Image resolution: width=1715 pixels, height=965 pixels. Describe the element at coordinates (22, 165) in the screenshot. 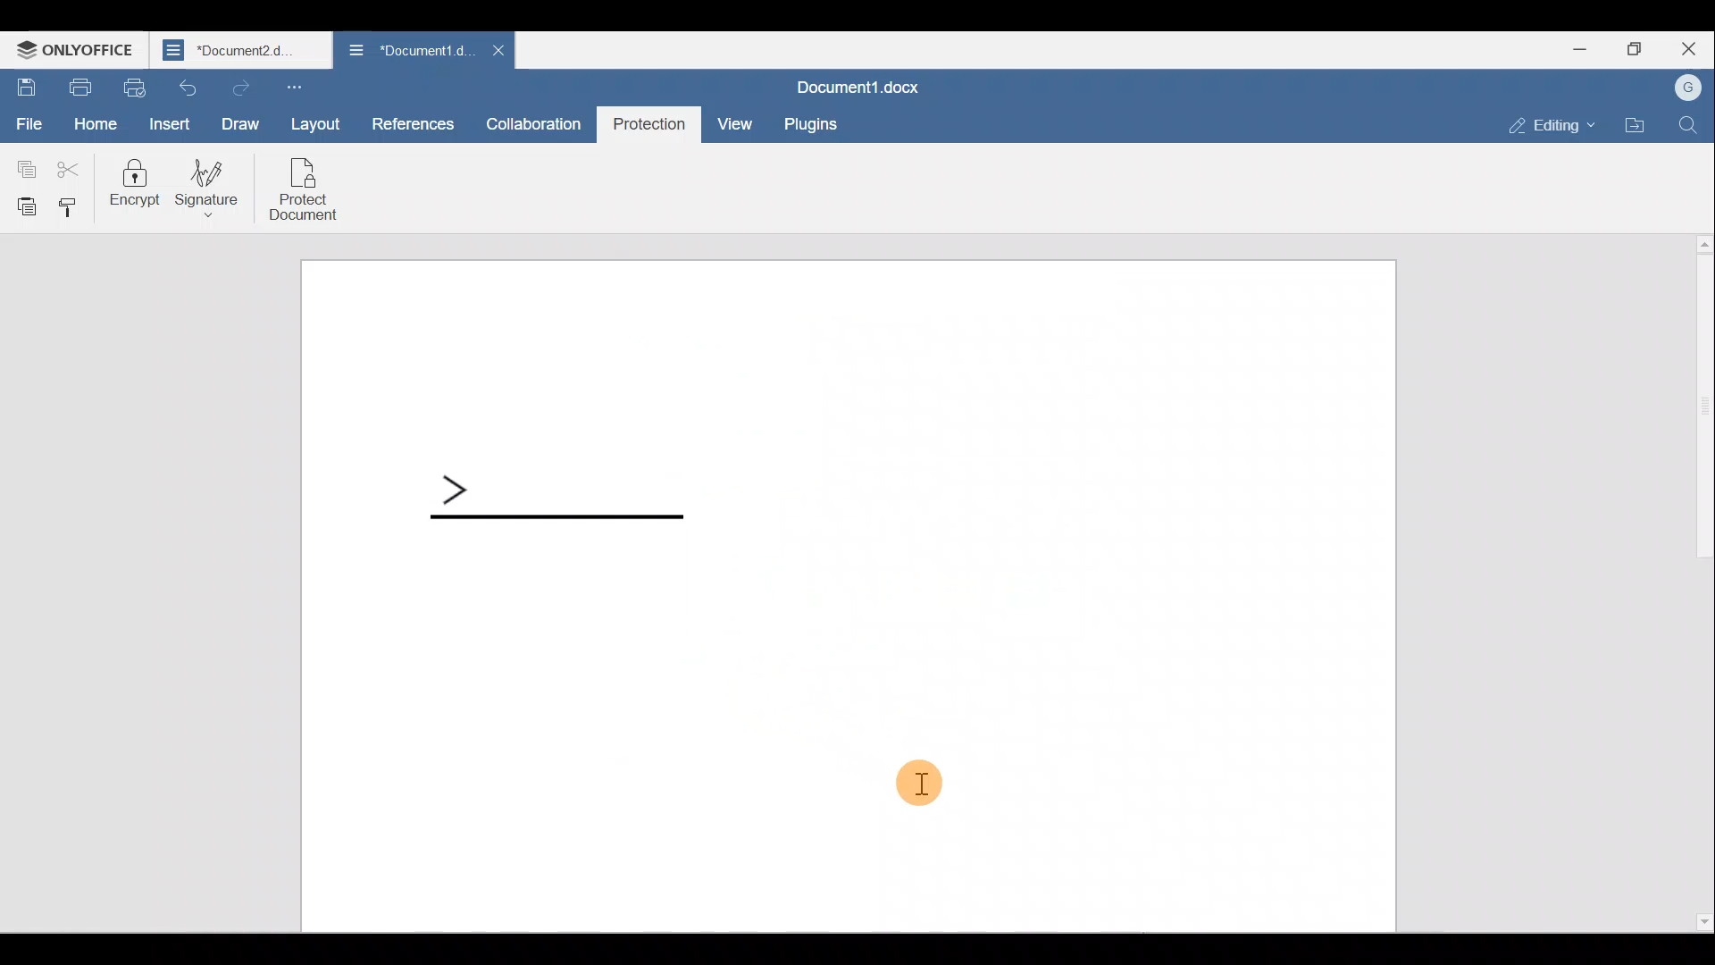

I see `Copy` at that location.